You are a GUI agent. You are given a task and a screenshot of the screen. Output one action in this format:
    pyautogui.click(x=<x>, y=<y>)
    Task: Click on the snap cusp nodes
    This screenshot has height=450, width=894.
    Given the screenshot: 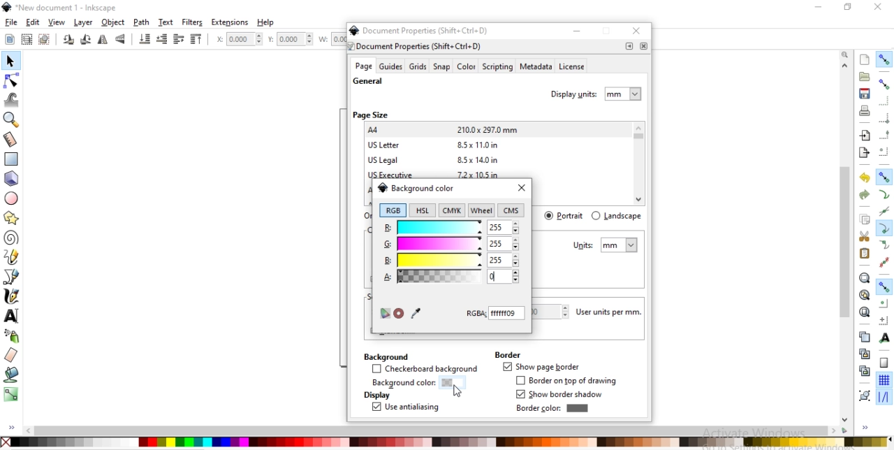 What is the action you would take?
    pyautogui.click(x=884, y=229)
    